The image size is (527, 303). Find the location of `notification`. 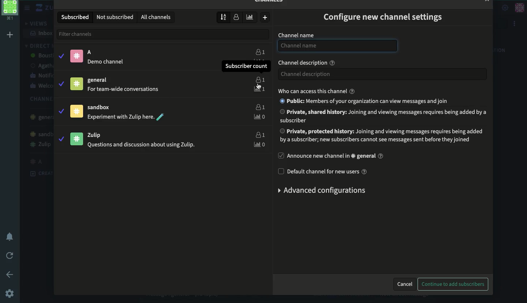

notification is located at coordinates (12, 238).